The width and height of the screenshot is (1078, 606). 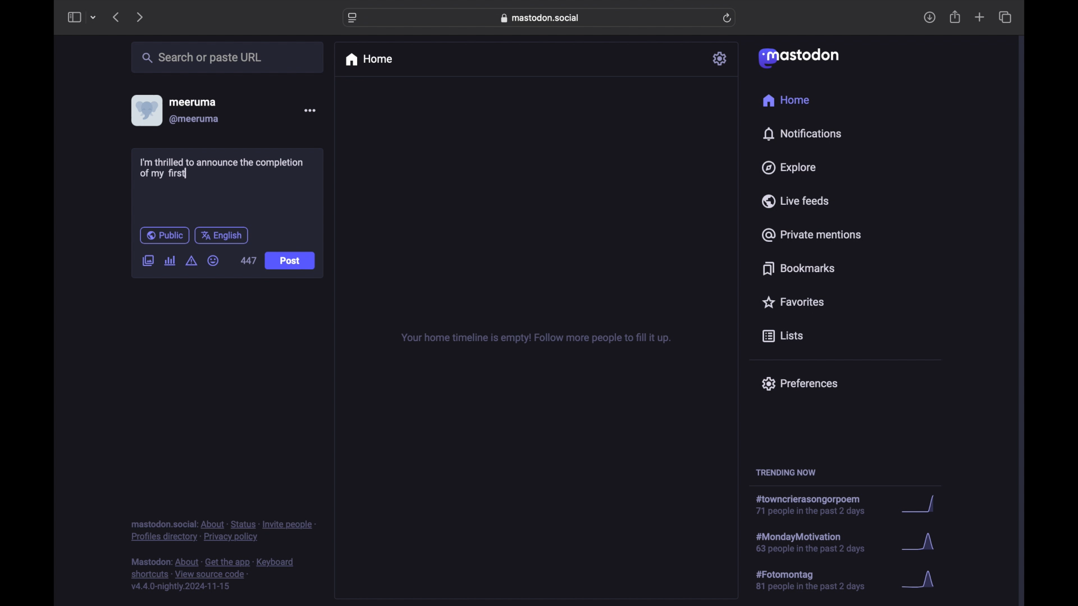 I want to click on favorites, so click(x=793, y=302).